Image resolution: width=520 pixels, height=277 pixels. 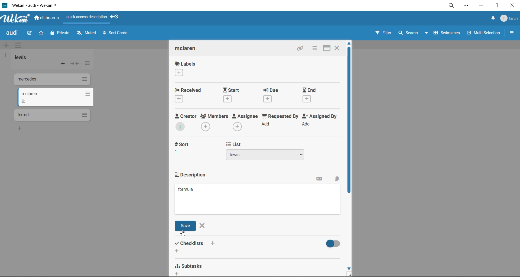 What do you see at coordinates (87, 17) in the screenshot?
I see `quick access description` at bounding box center [87, 17].